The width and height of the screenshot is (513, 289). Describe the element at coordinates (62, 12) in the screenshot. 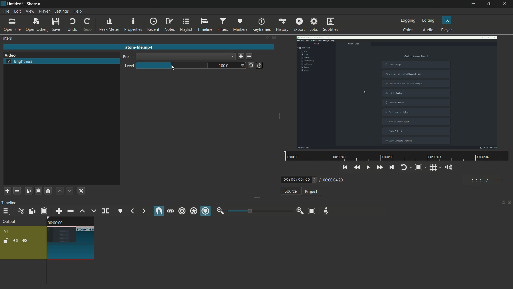

I see `settings menu` at that location.